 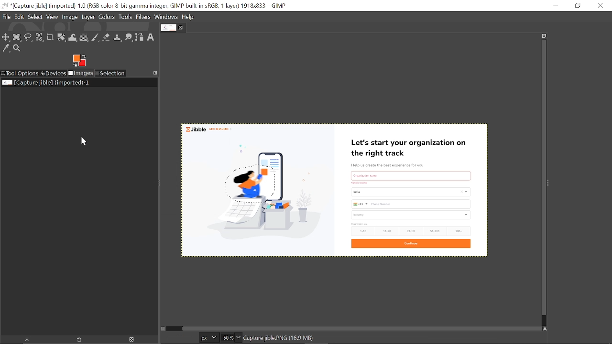 What do you see at coordinates (18, 49) in the screenshot?
I see `Zoom tool` at bounding box center [18, 49].